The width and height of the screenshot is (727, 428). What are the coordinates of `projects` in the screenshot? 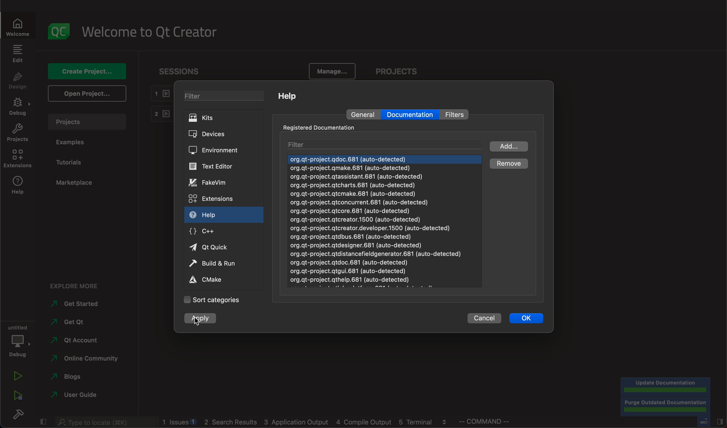 It's located at (87, 123).